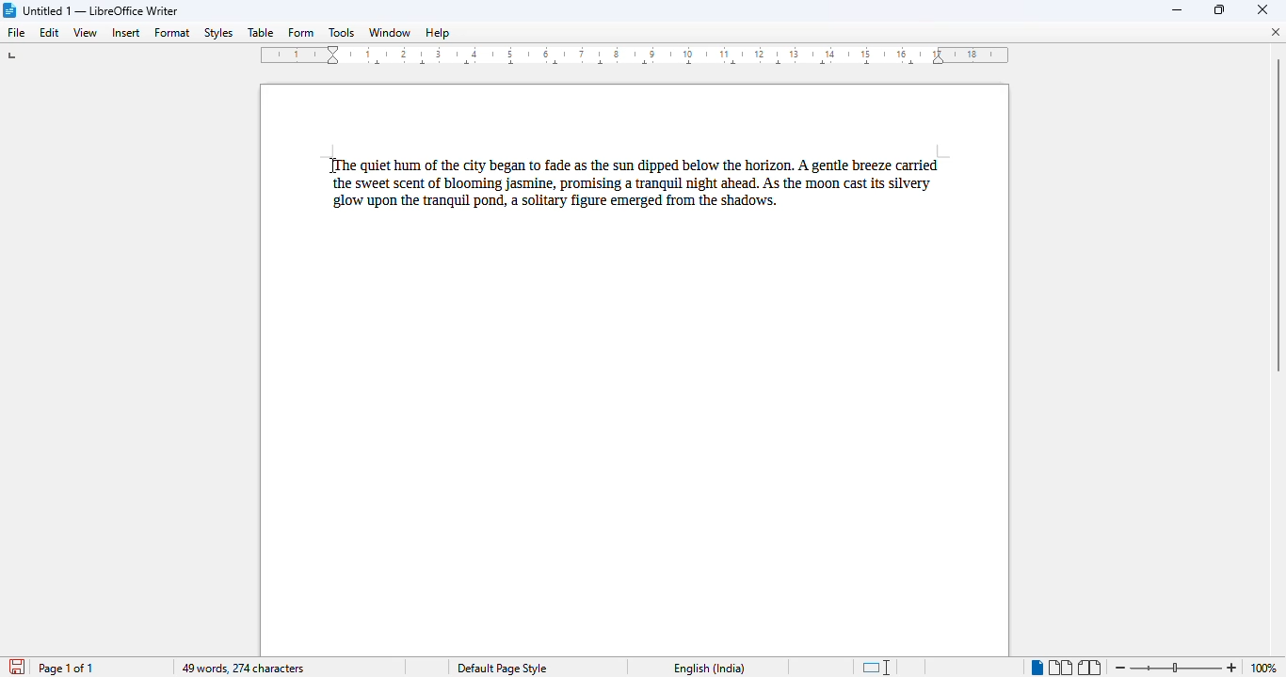  I want to click on book view, so click(1090, 668).